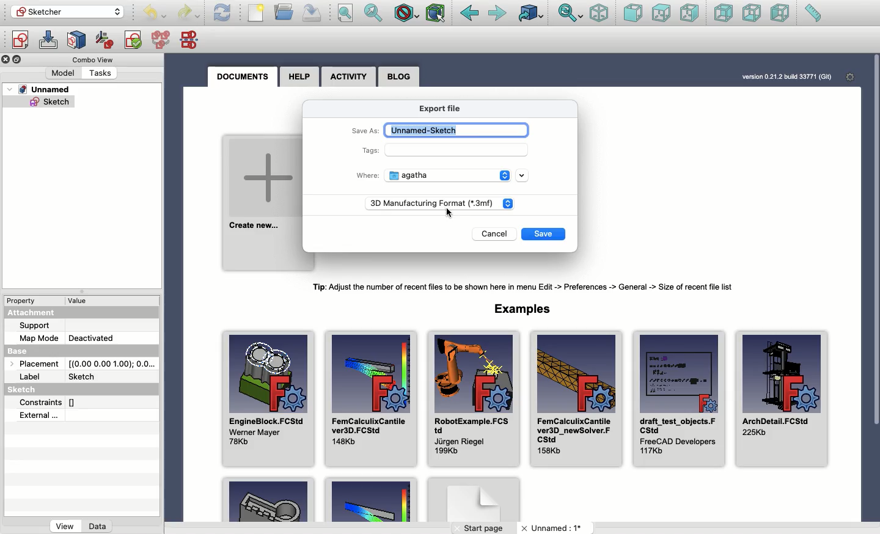 The width and height of the screenshot is (880, 534). Describe the element at coordinates (408, 13) in the screenshot. I see `Draw style` at that location.